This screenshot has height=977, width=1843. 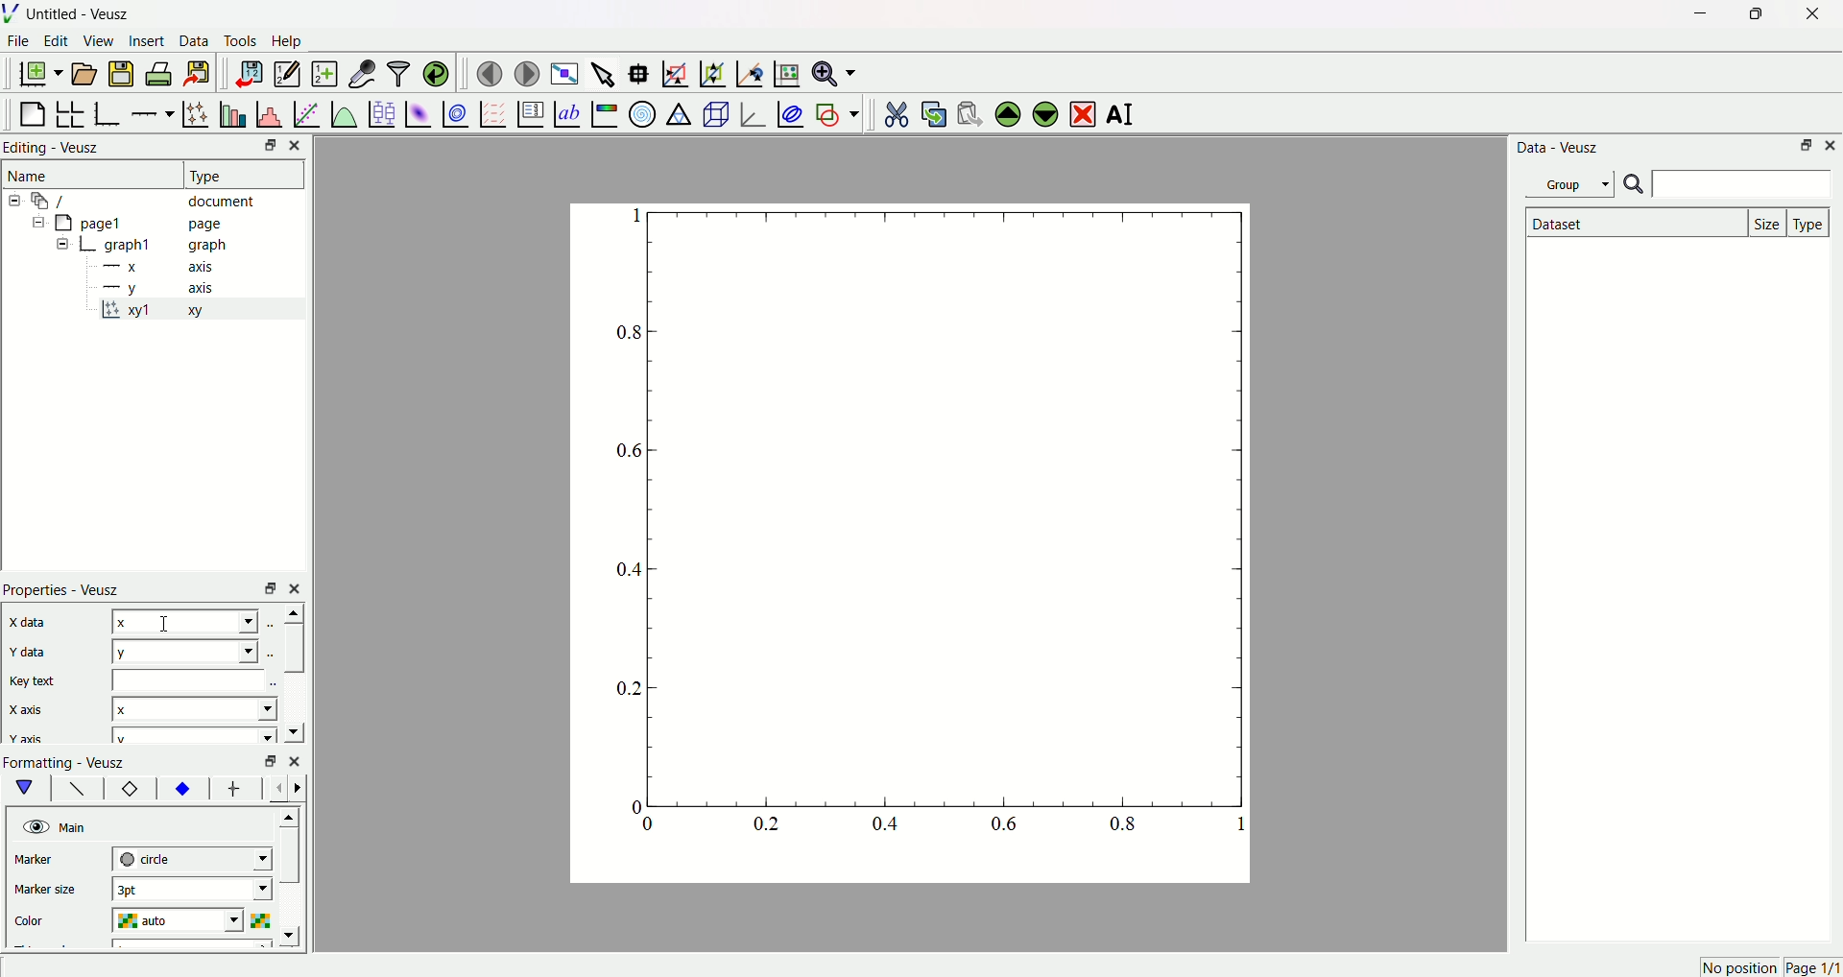 I want to click on Logo, so click(x=14, y=14).